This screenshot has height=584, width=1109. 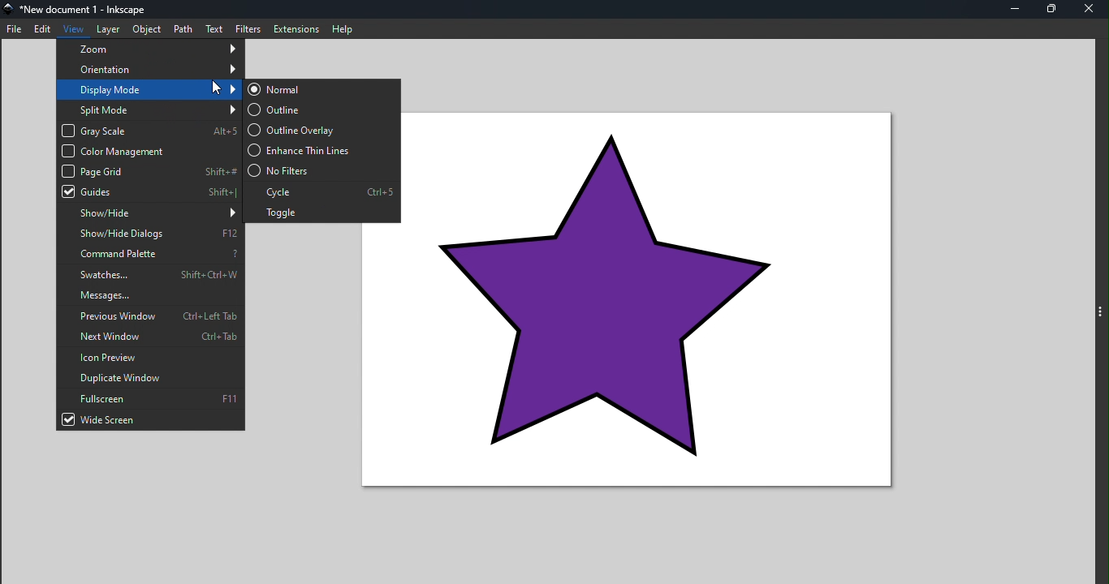 What do you see at coordinates (153, 297) in the screenshot?
I see `Messages` at bounding box center [153, 297].